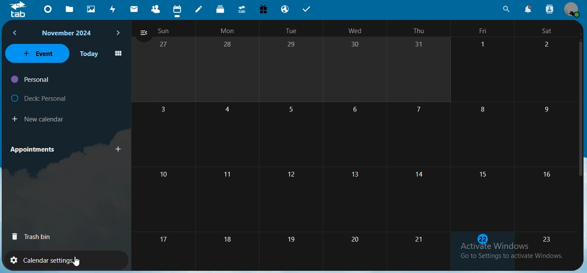 The width and height of the screenshot is (587, 273). Describe the element at coordinates (72, 9) in the screenshot. I see `files` at that location.